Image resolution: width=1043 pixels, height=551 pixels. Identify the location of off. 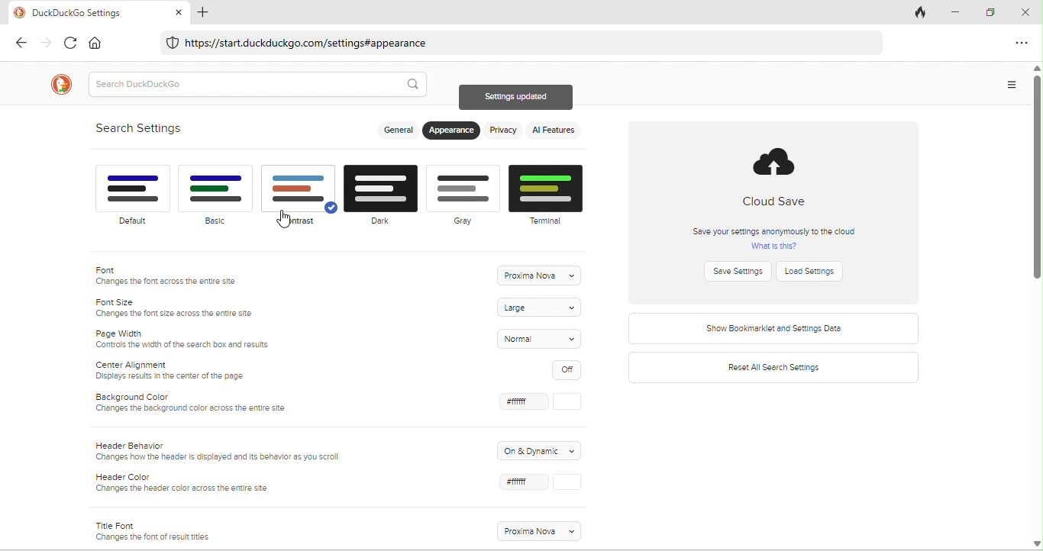
(570, 369).